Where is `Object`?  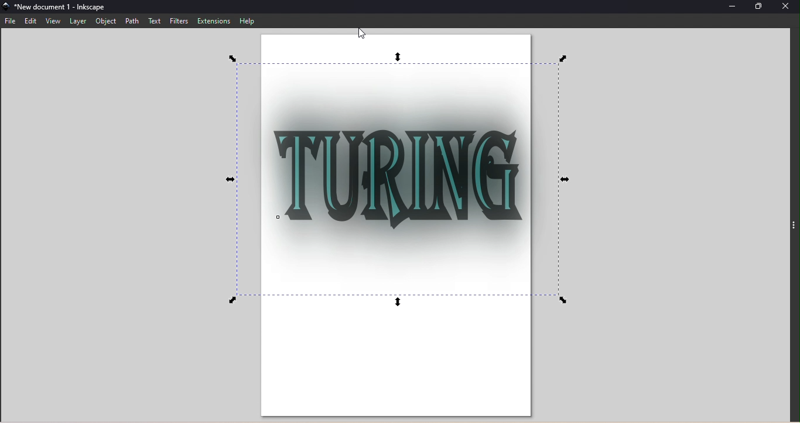 Object is located at coordinates (103, 22).